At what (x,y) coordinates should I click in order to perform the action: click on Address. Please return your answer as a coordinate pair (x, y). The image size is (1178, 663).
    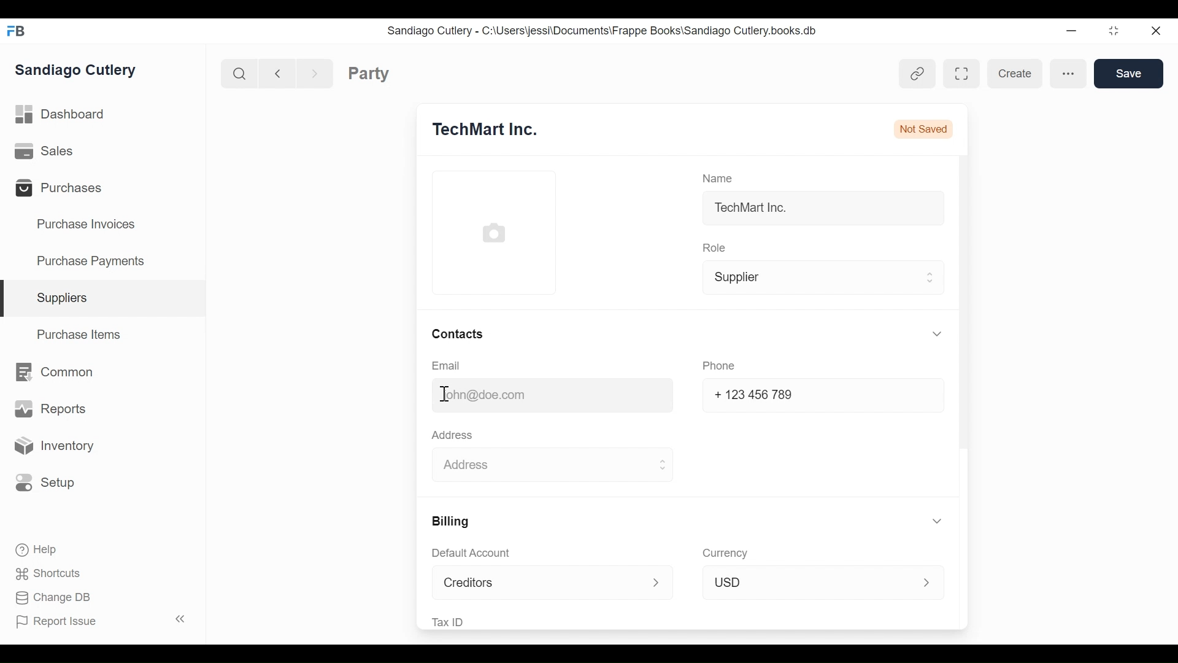
    Looking at the image, I should click on (456, 437).